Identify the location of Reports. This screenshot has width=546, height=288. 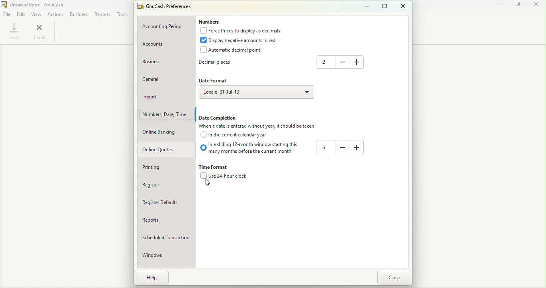
(162, 218).